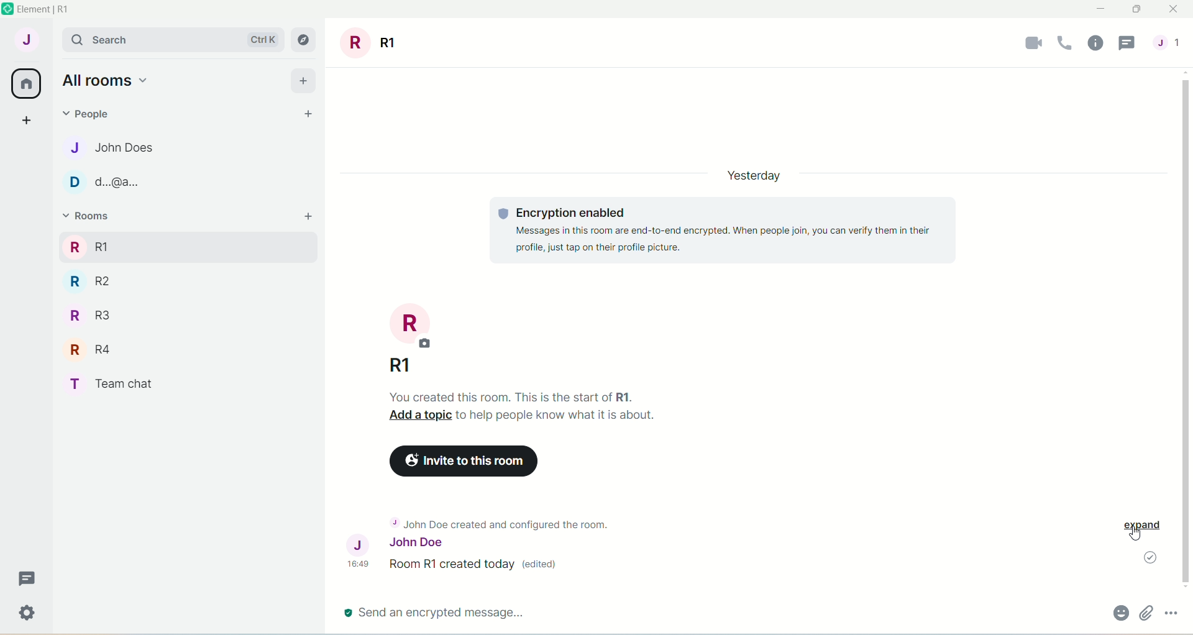  What do you see at coordinates (484, 569) in the screenshot?
I see `Room R1 created today (edited)` at bounding box center [484, 569].